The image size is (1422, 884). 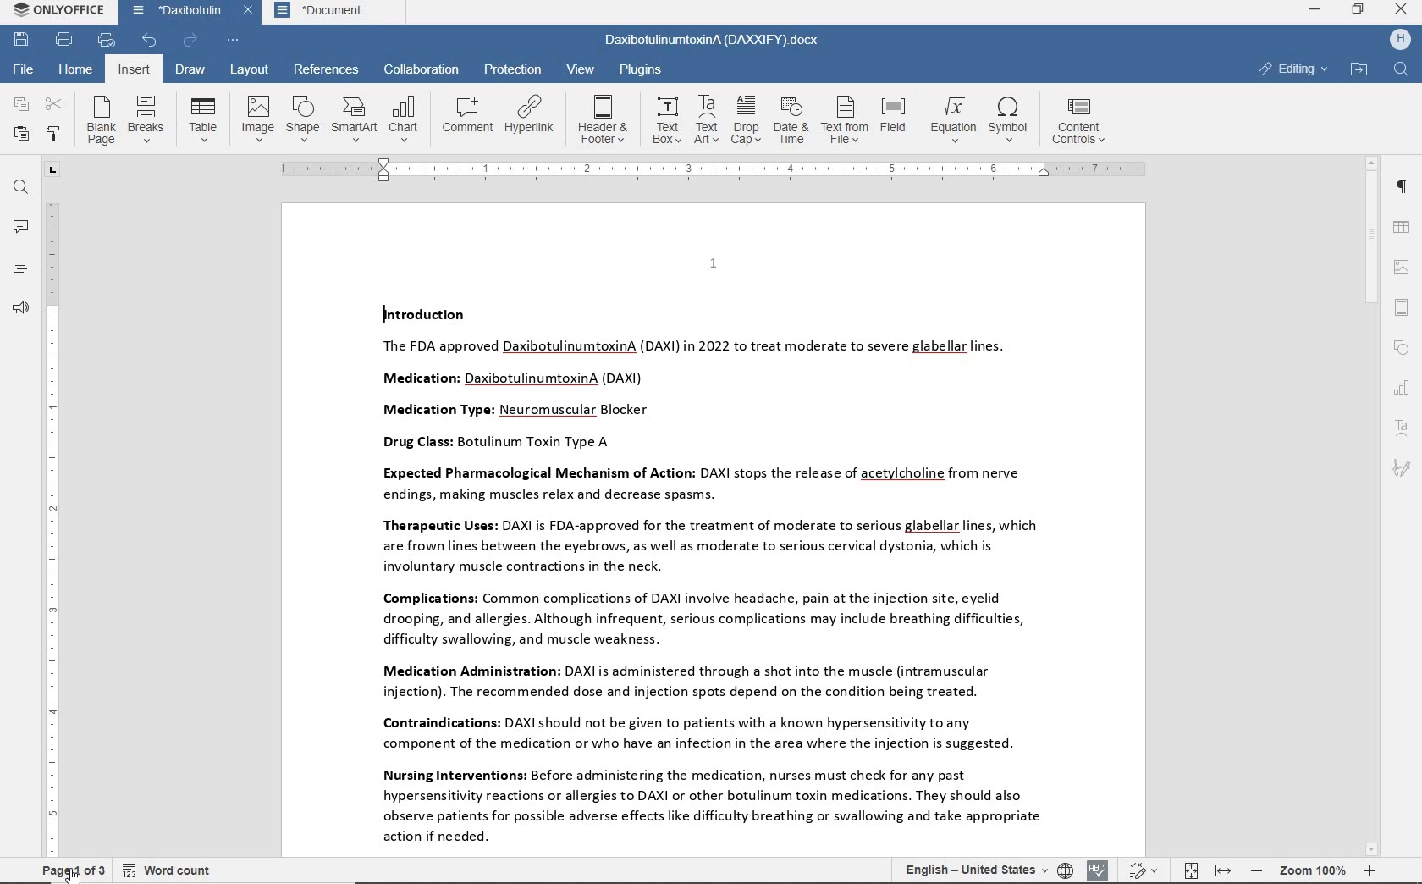 I want to click on copy style, so click(x=55, y=134).